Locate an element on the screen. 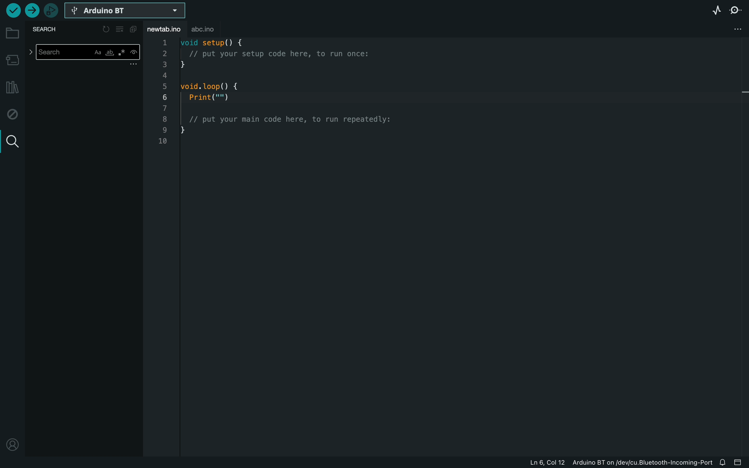  copy is located at coordinates (134, 30).